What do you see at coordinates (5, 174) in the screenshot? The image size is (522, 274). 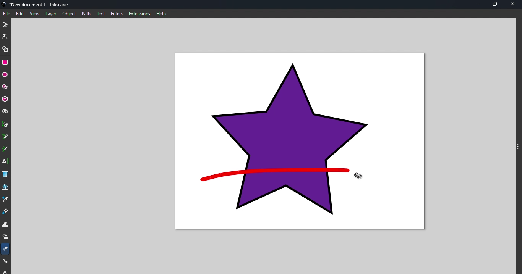 I see `gradient tool` at bounding box center [5, 174].